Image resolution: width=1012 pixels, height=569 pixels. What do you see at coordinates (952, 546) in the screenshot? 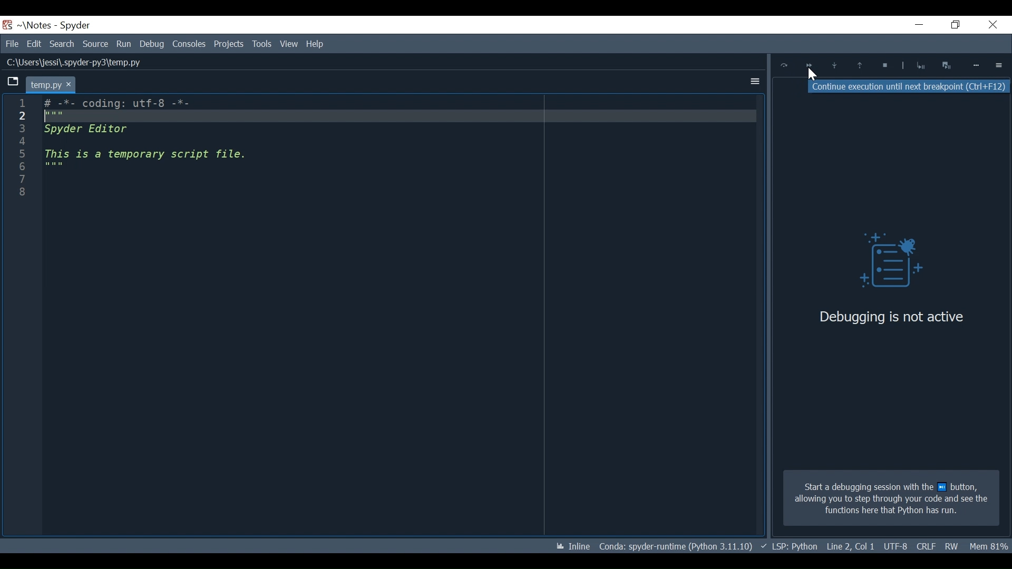
I see `File Permission` at bounding box center [952, 546].